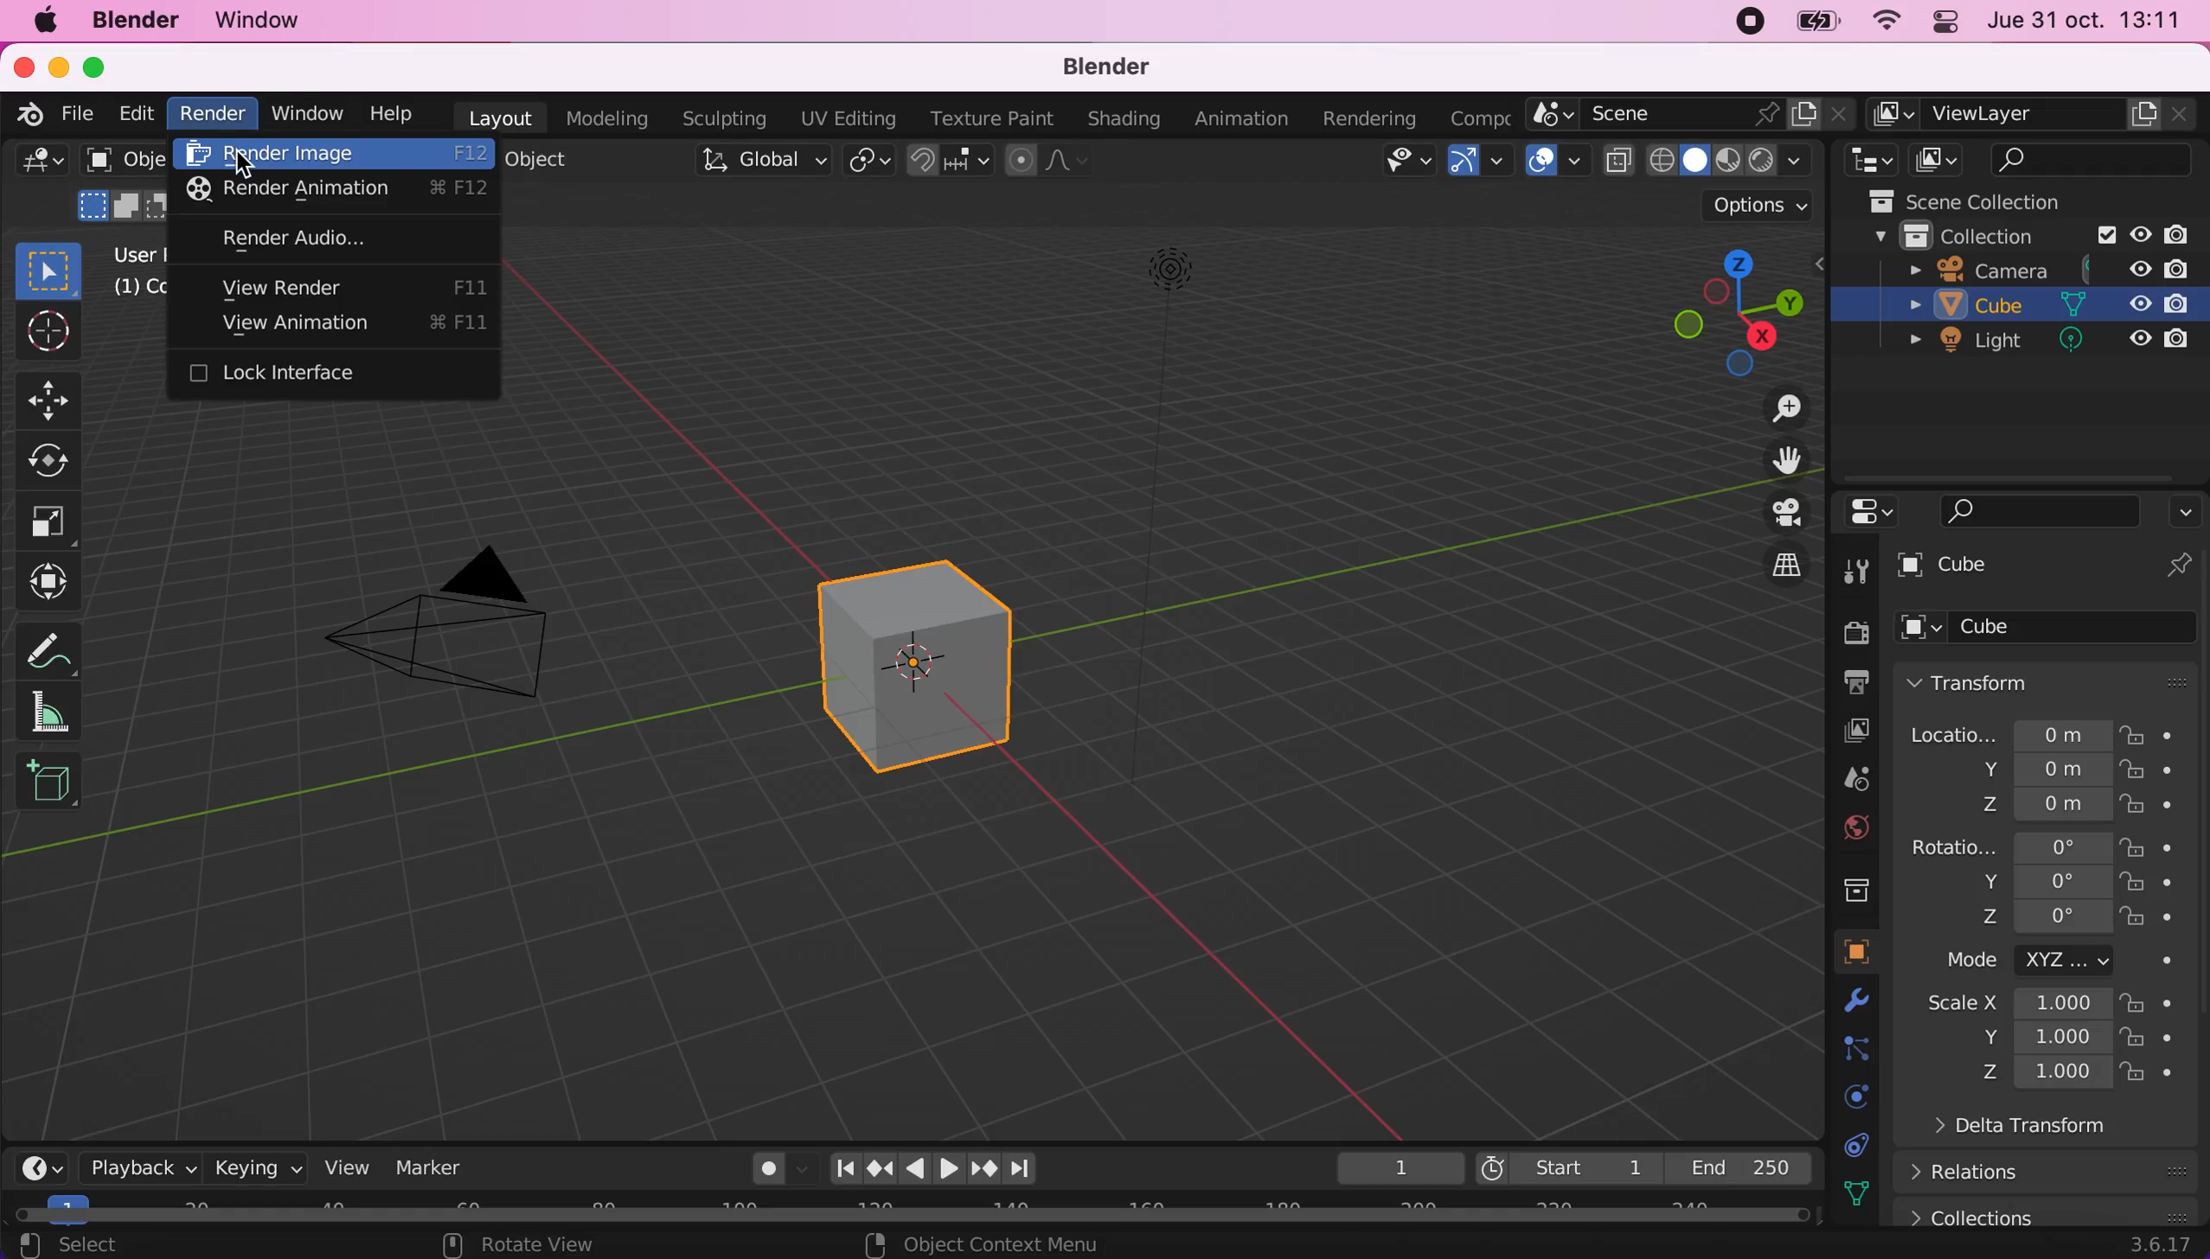 The width and height of the screenshot is (2210, 1259). Describe the element at coordinates (134, 22) in the screenshot. I see `blender` at that location.